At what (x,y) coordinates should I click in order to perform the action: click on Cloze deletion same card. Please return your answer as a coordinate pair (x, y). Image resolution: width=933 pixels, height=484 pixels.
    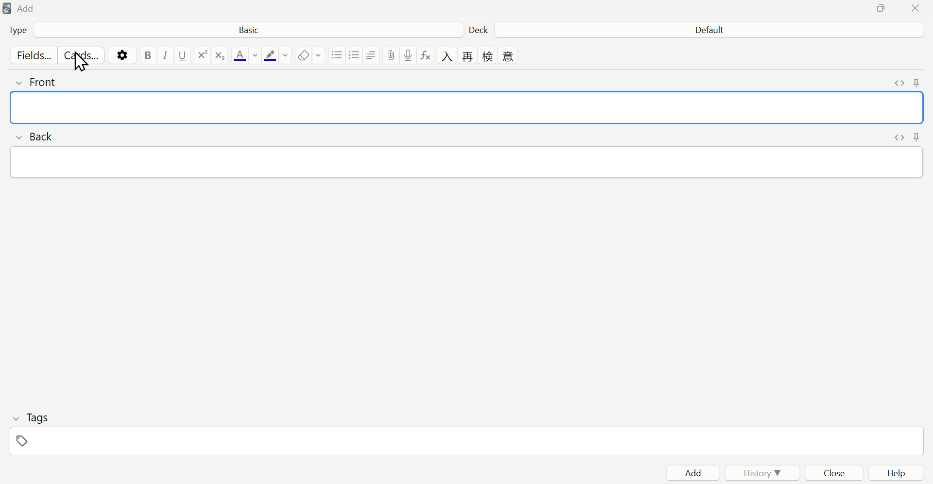
    Looking at the image, I should click on (510, 57).